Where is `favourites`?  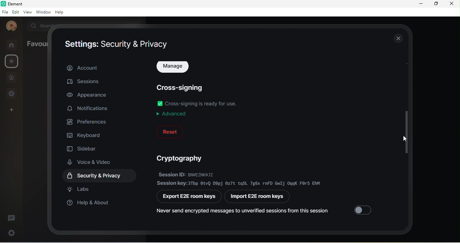
favourites is located at coordinates (12, 62).